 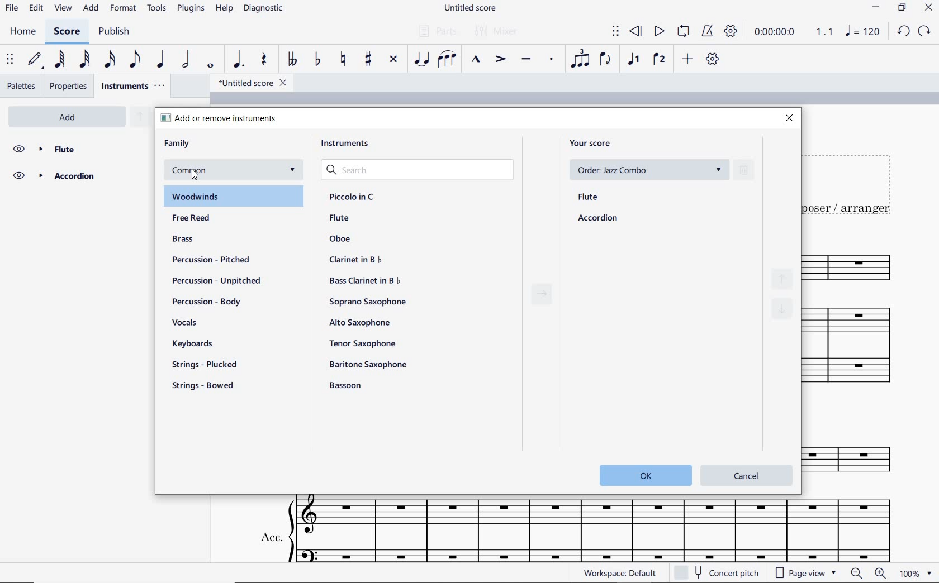 I want to click on page view, so click(x=806, y=574).